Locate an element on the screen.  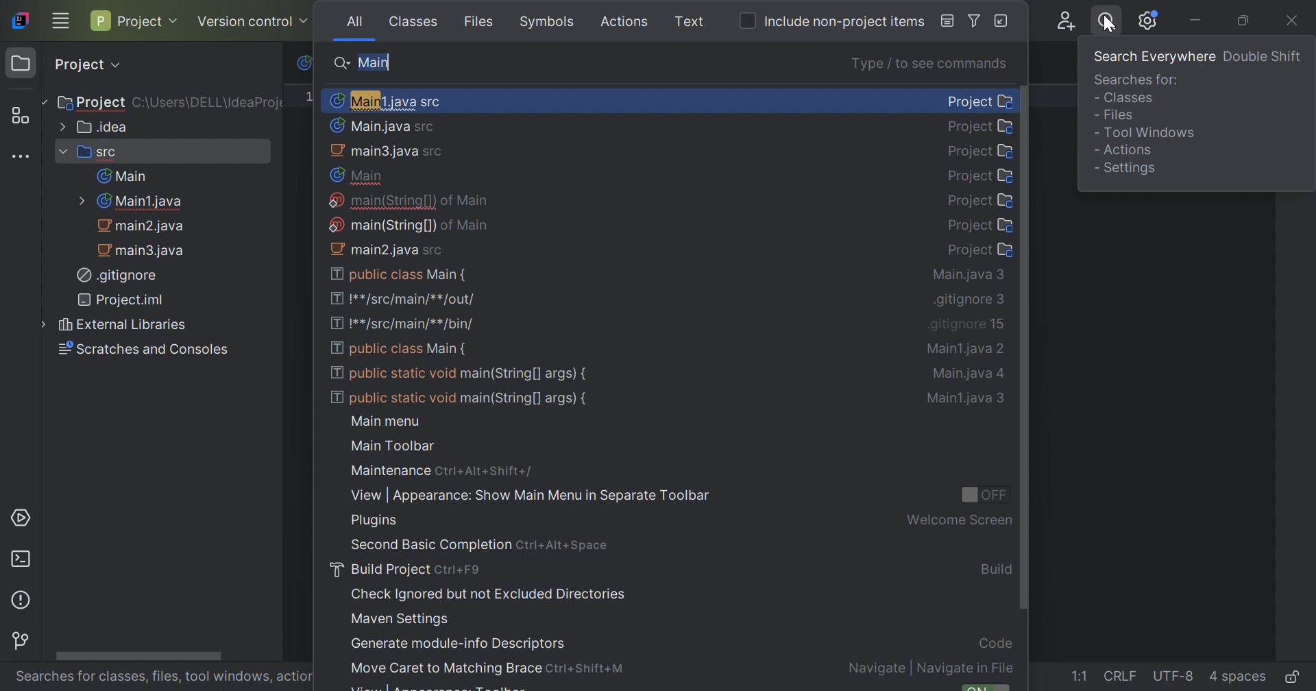
1:1 is located at coordinates (1080, 677).